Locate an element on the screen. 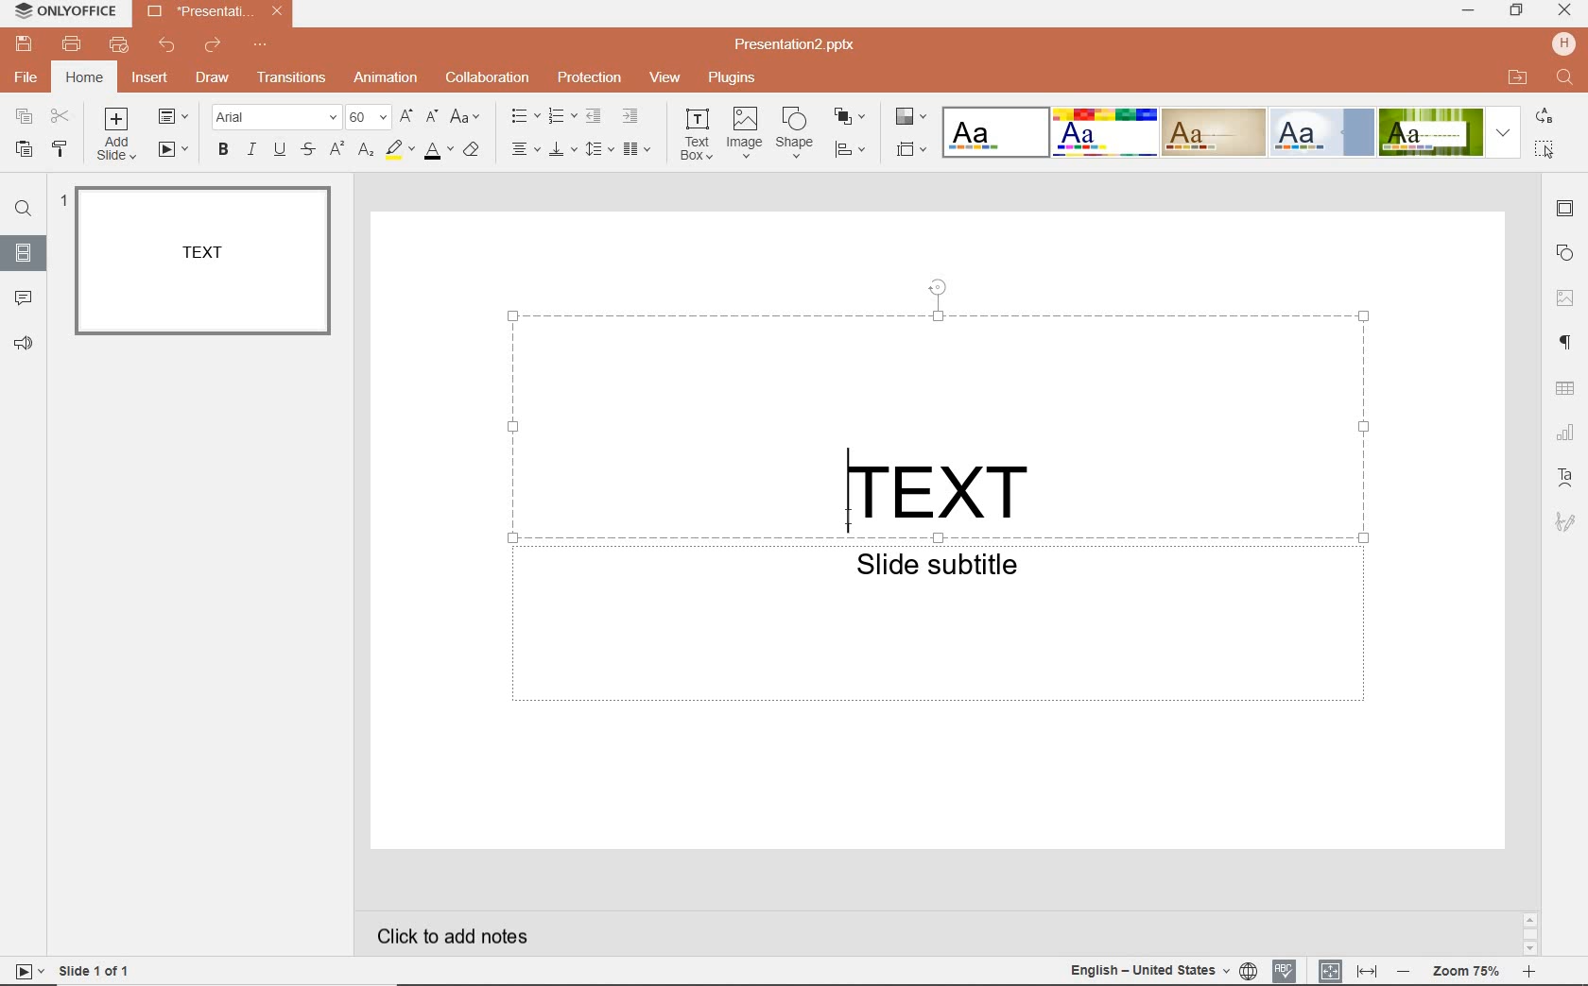 Image resolution: width=1588 pixels, height=986 pixels. SUBSCRIPT is located at coordinates (366, 151).